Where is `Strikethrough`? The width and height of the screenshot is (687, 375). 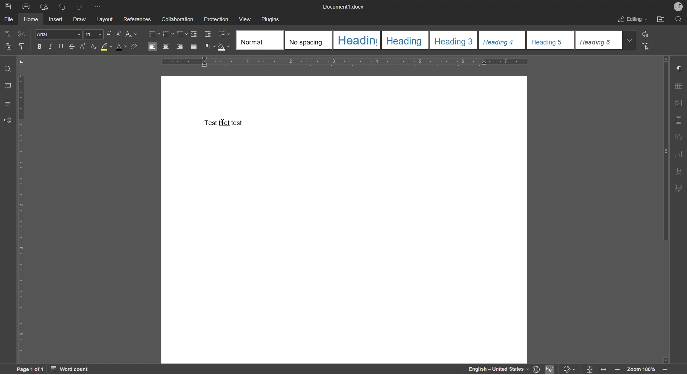 Strikethrough is located at coordinates (73, 47).